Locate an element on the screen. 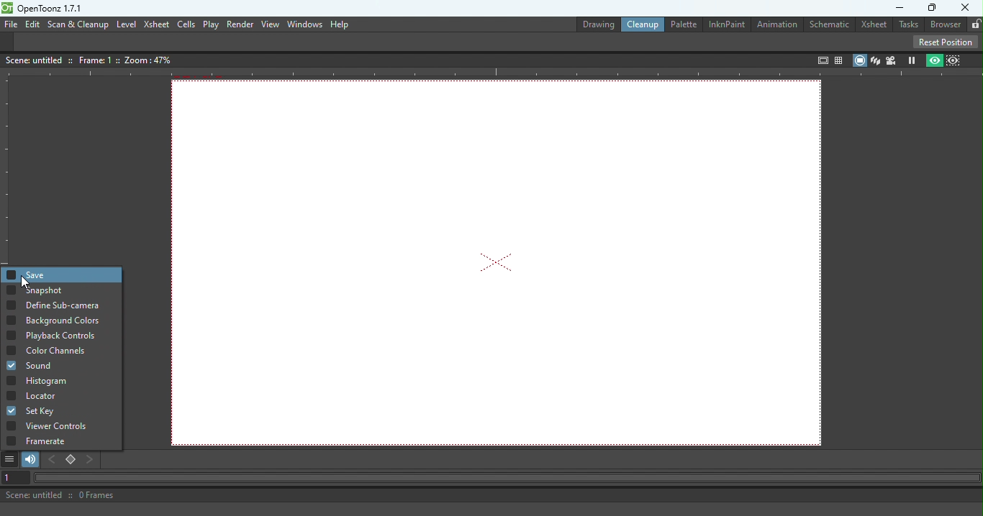 The image size is (983, 516). Help is located at coordinates (340, 24).